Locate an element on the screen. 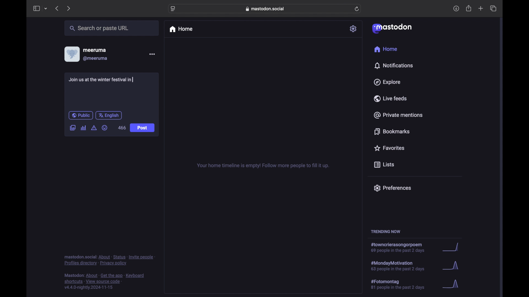  settings is located at coordinates (354, 29).